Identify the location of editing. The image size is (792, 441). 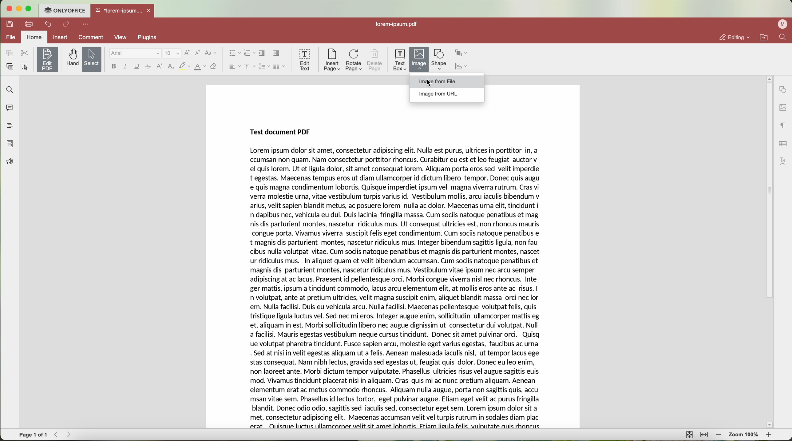
(734, 37).